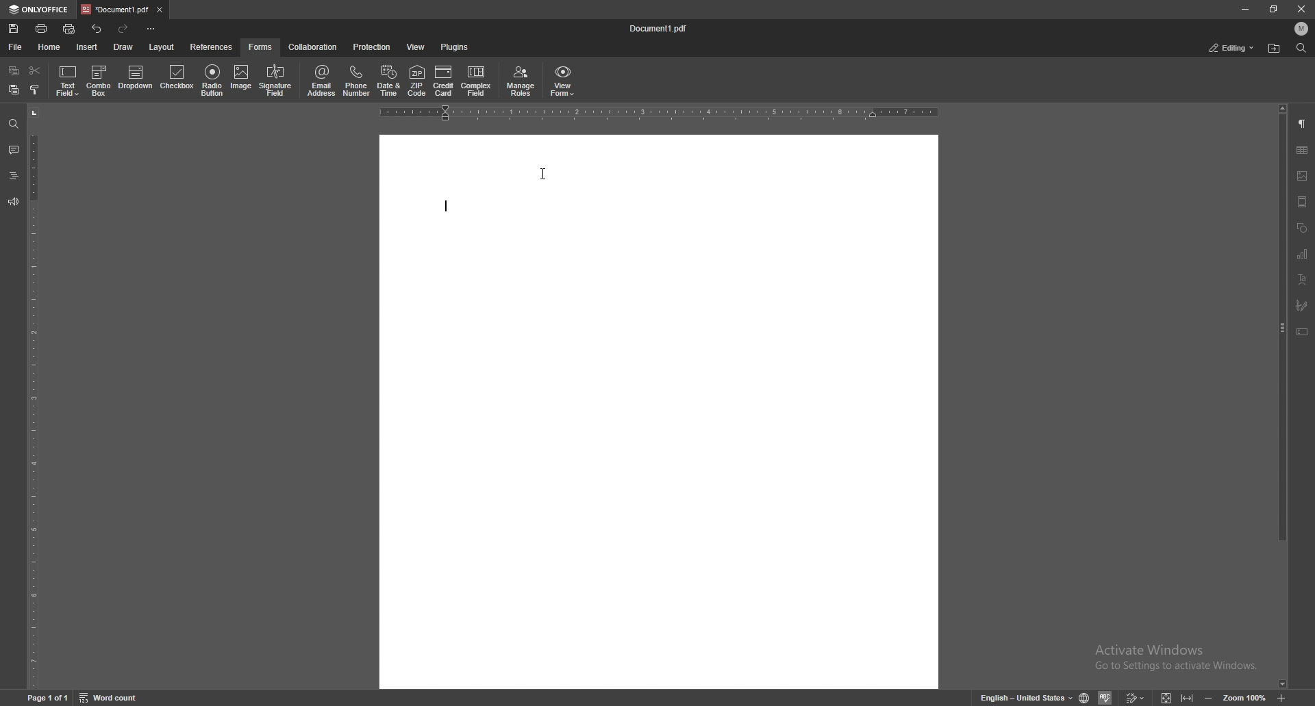 The height and width of the screenshot is (706, 1315). What do you see at coordinates (99, 80) in the screenshot?
I see `combo box` at bounding box center [99, 80].